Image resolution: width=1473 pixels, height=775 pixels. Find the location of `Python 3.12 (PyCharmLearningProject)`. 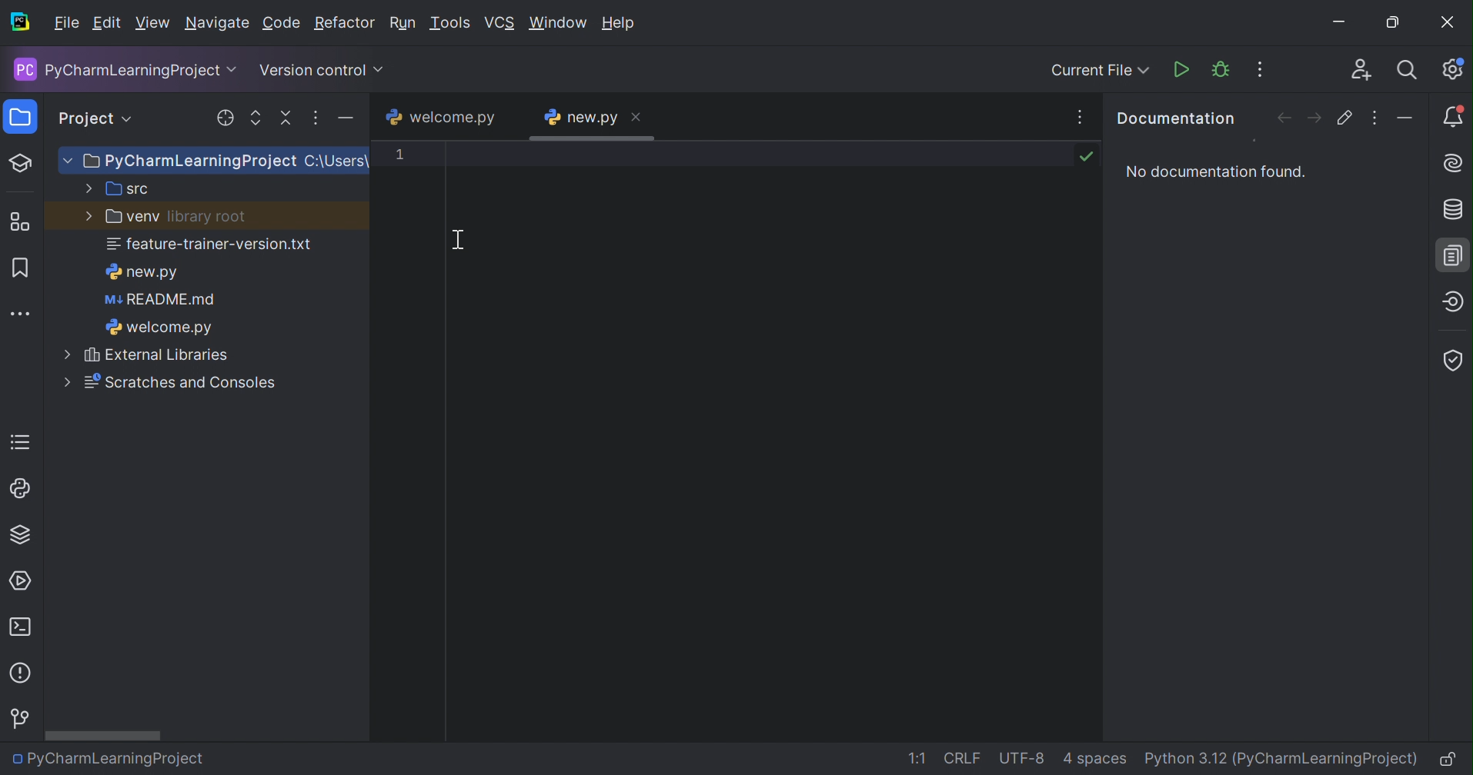

Python 3.12 (PyCharmLearningProject) is located at coordinates (1285, 758).